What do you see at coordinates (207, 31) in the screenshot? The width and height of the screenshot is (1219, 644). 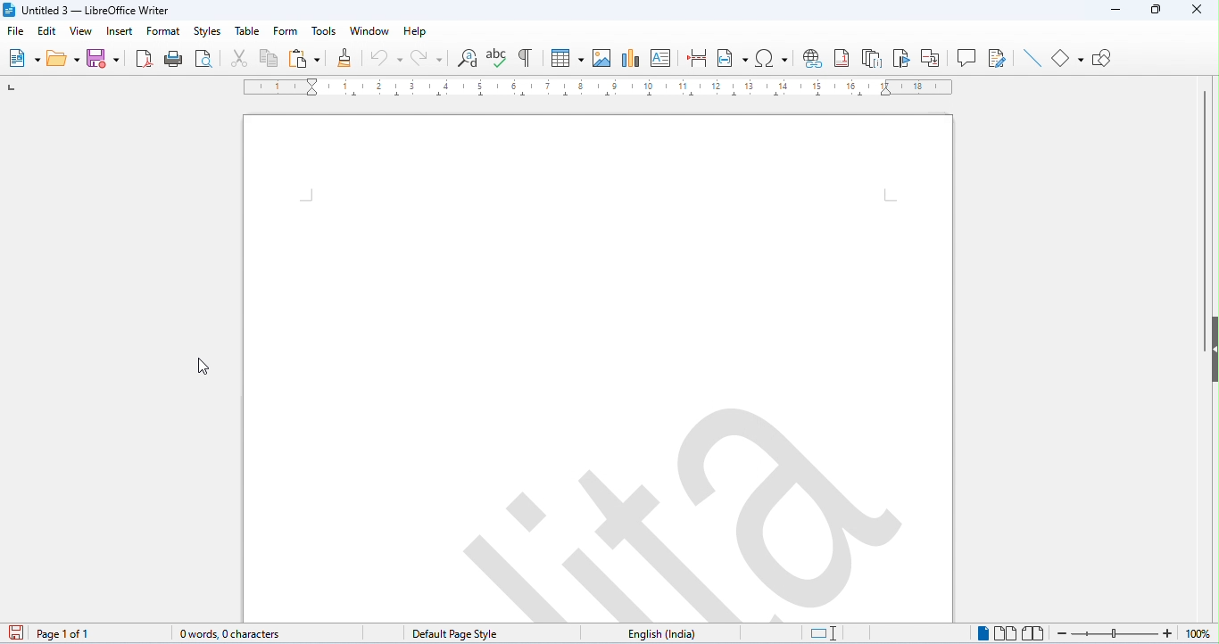 I see `styles` at bounding box center [207, 31].